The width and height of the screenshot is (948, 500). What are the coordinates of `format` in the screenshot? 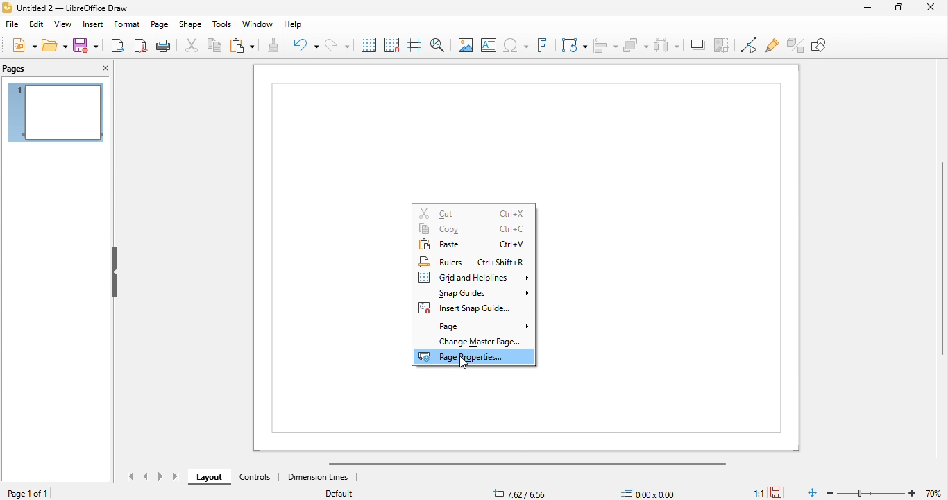 It's located at (127, 24).